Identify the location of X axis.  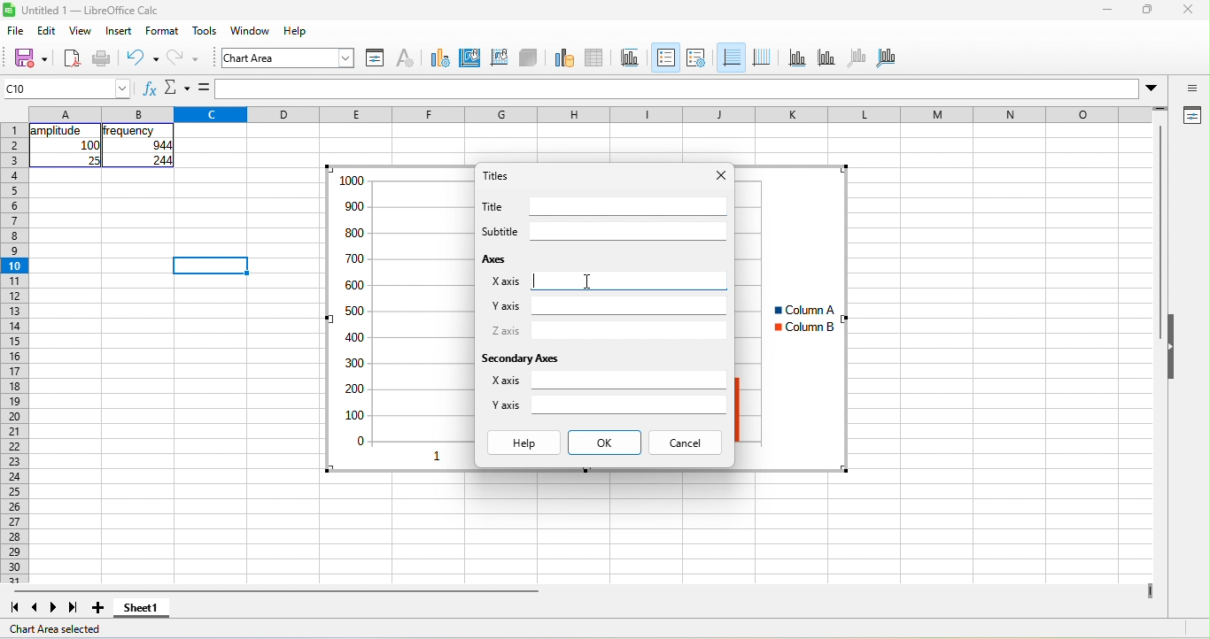
(505, 380).